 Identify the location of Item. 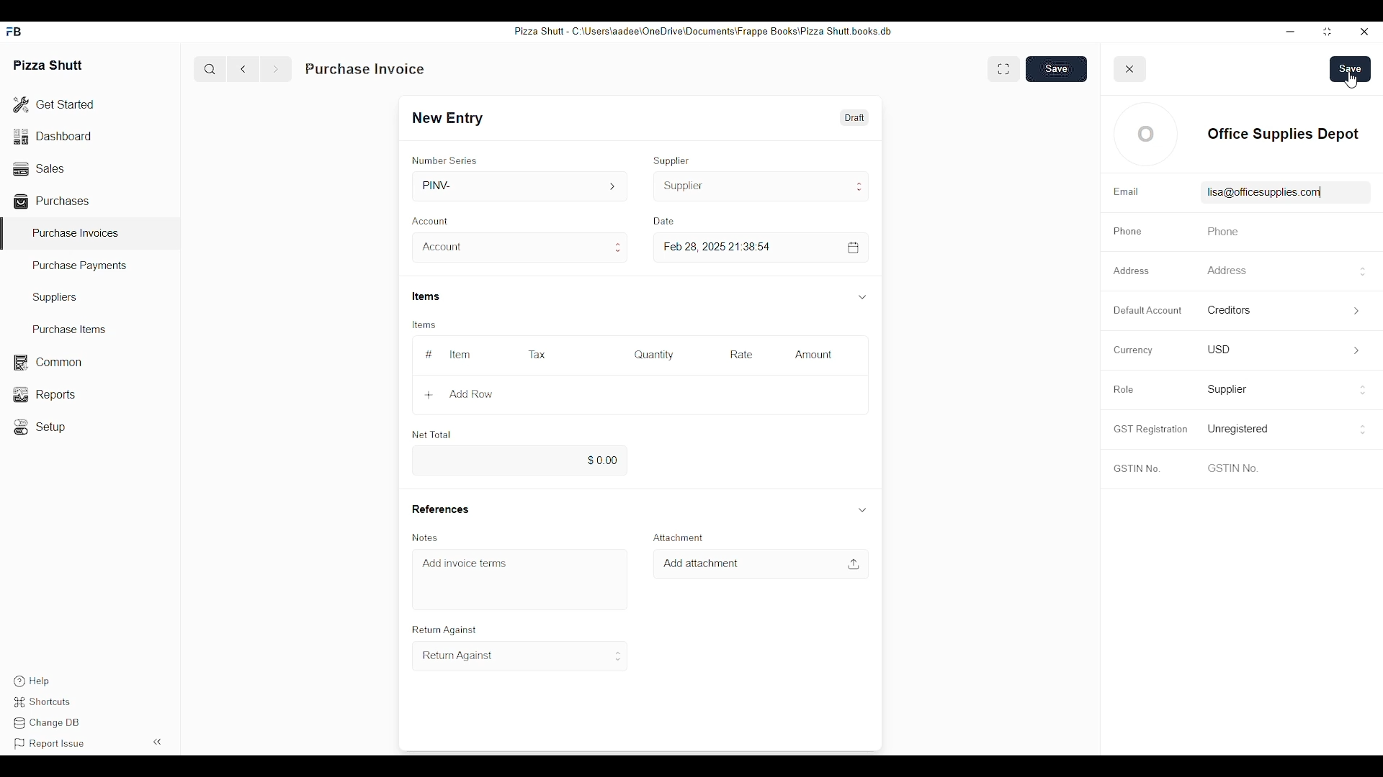
(460, 355).